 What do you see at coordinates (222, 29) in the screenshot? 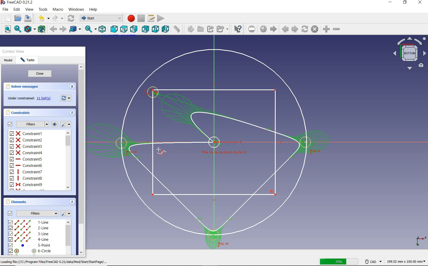
I see `make sub-link` at bounding box center [222, 29].